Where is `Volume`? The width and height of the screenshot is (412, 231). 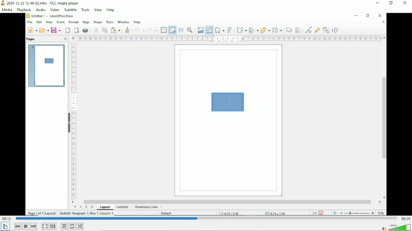 Volume is located at coordinates (395, 227).